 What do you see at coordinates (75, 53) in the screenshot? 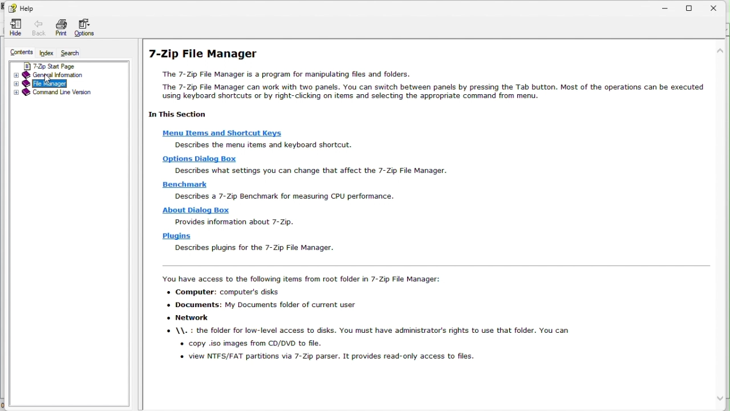
I see `Search search` at bounding box center [75, 53].